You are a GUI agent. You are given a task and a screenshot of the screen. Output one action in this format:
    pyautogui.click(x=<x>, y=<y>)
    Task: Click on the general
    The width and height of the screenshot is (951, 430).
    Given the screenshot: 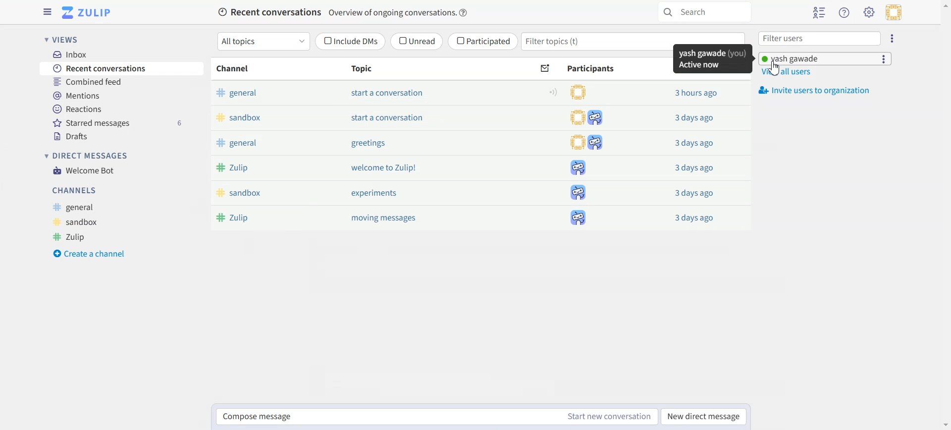 What is the action you would take?
    pyautogui.click(x=237, y=95)
    